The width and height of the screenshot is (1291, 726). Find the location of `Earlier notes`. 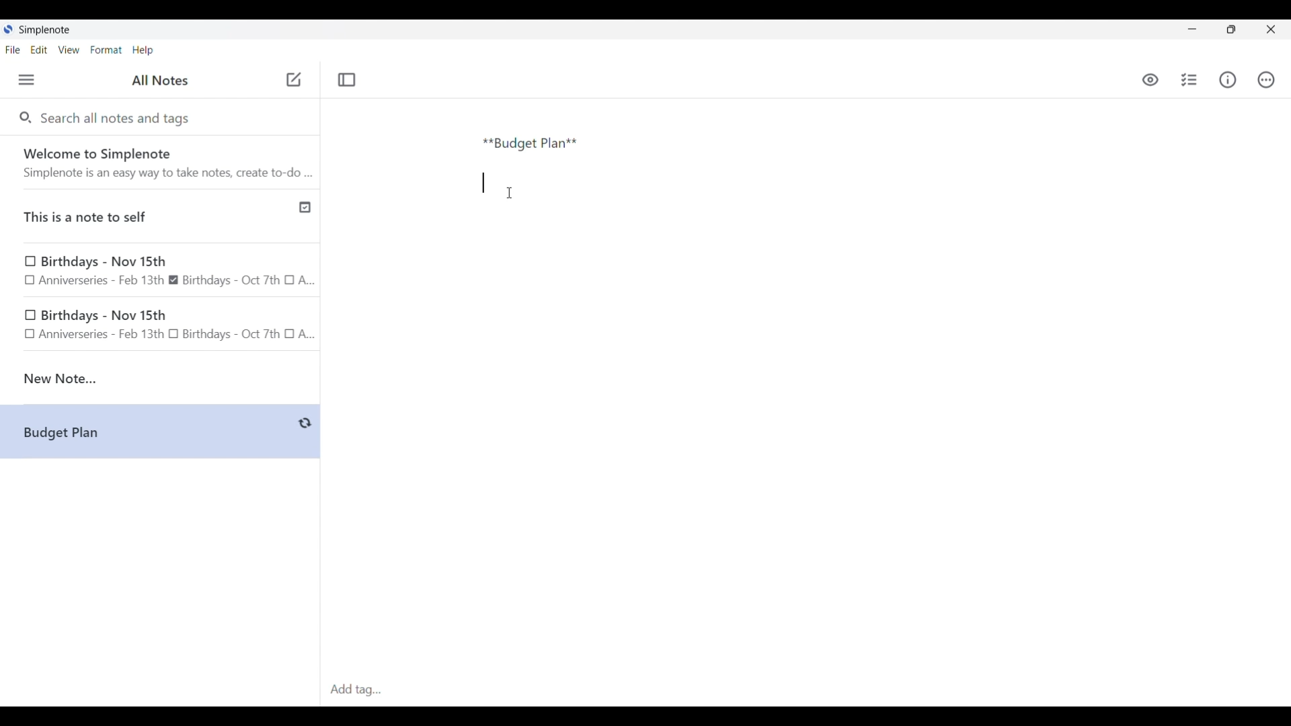

Earlier notes is located at coordinates (161, 269).